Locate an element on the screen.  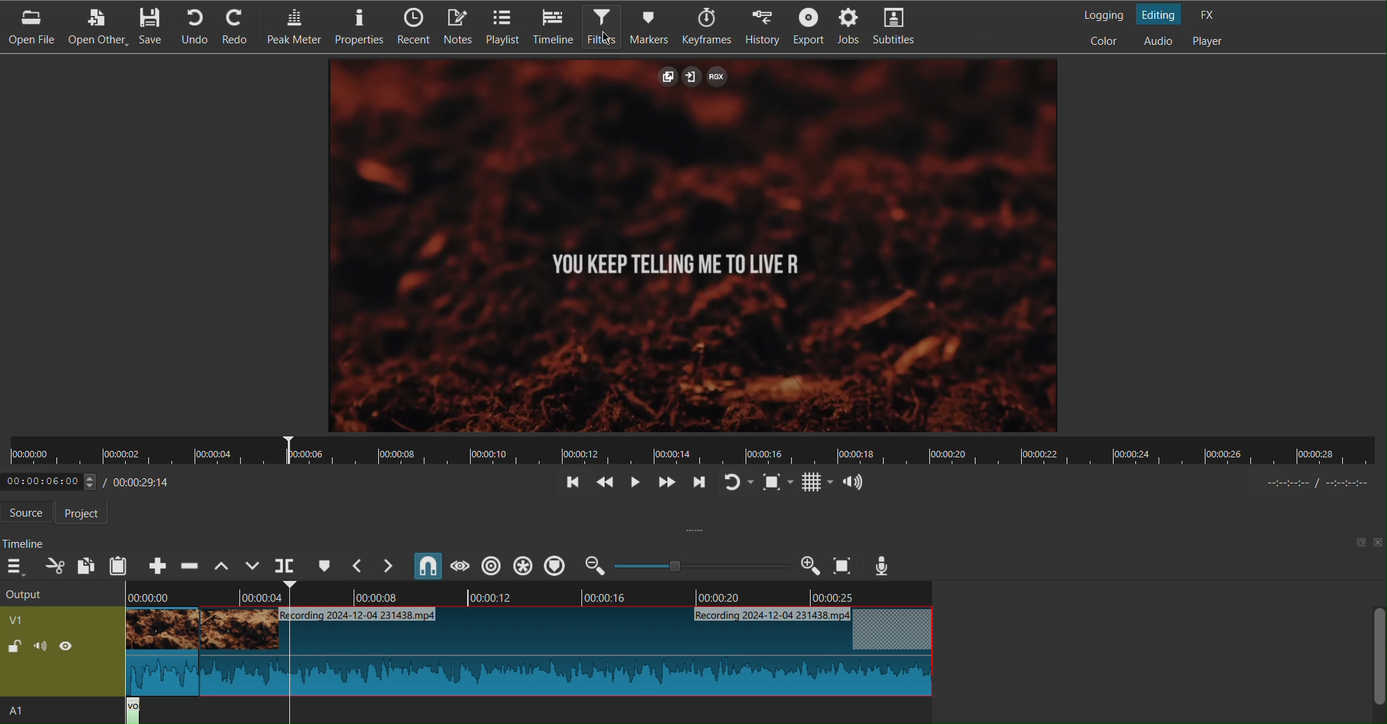
time is located at coordinates (1314, 484).